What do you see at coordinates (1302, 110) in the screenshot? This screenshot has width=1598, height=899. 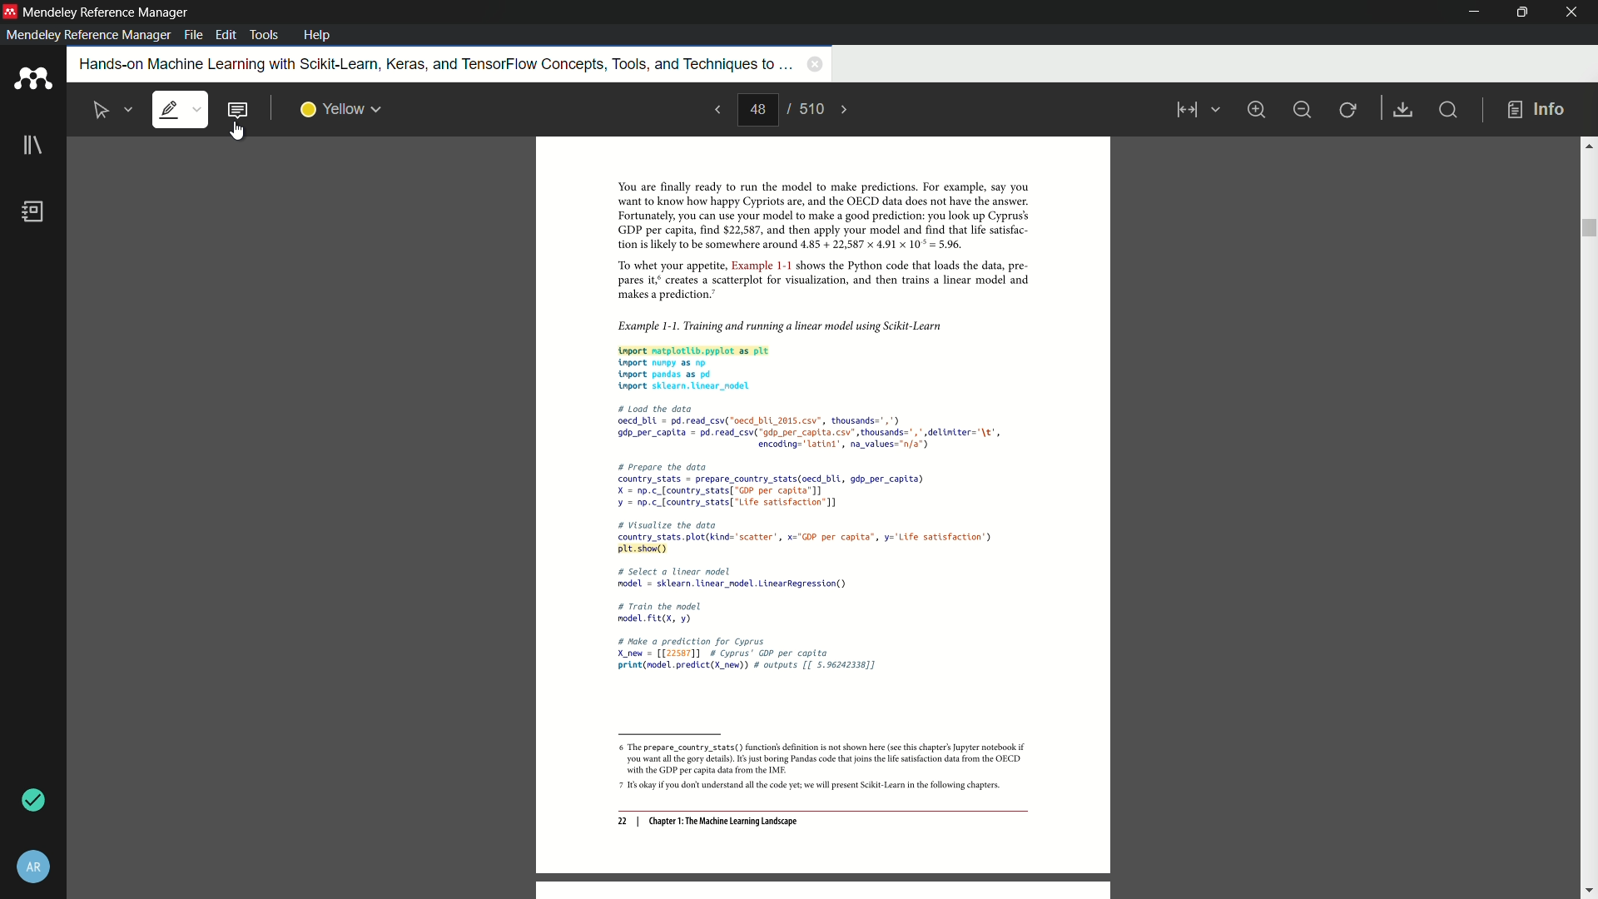 I see `minimize` at bounding box center [1302, 110].